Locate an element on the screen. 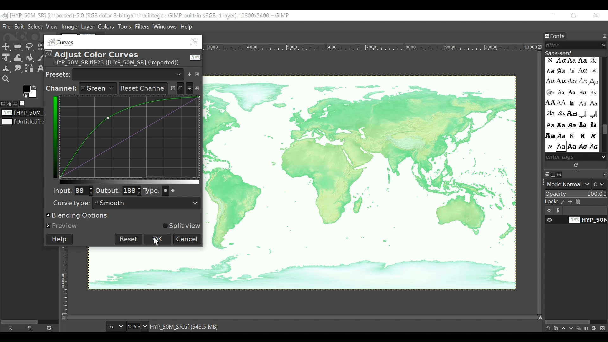 This screenshot has height=342, width=608. Pixels is located at coordinates (115, 327).